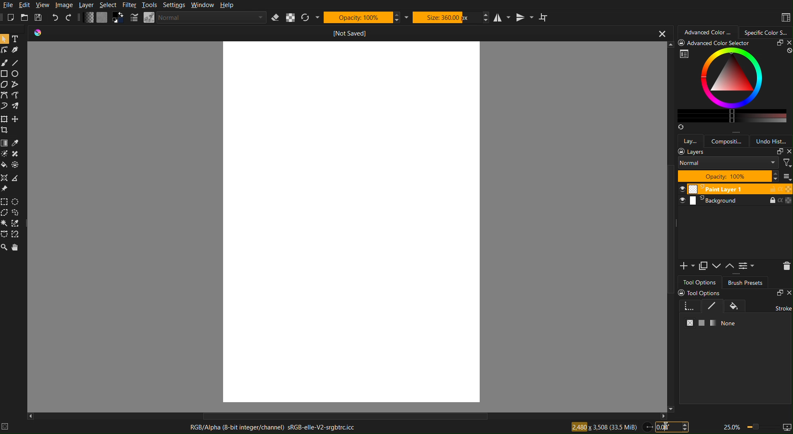 This screenshot has height=434, width=793. What do you see at coordinates (745, 283) in the screenshot?
I see `Brush Presets` at bounding box center [745, 283].